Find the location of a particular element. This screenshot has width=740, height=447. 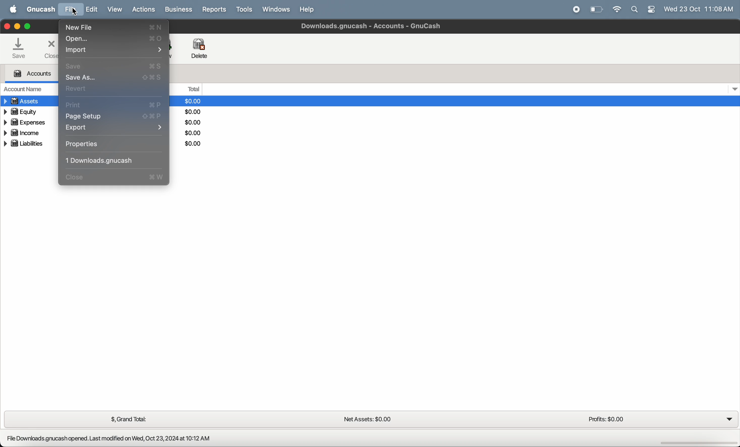

apple widgets is located at coordinates (643, 8).